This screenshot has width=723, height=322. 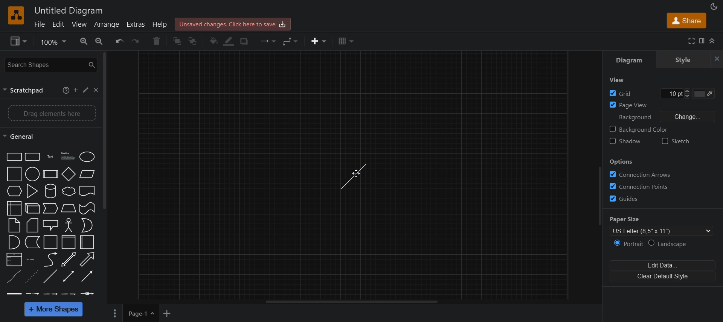 I want to click on And, so click(x=13, y=242).